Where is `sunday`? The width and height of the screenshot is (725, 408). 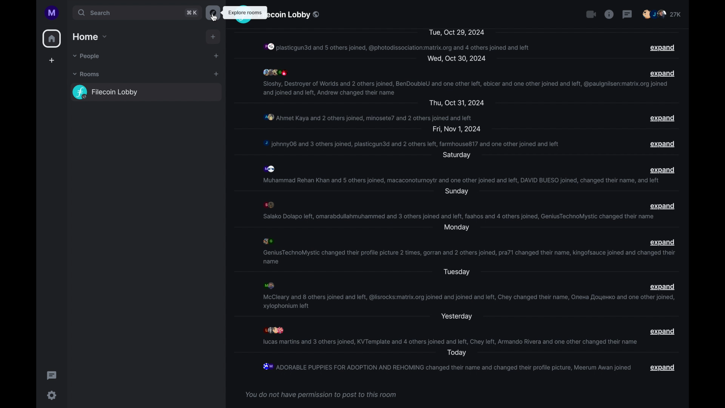 sunday is located at coordinates (456, 192).